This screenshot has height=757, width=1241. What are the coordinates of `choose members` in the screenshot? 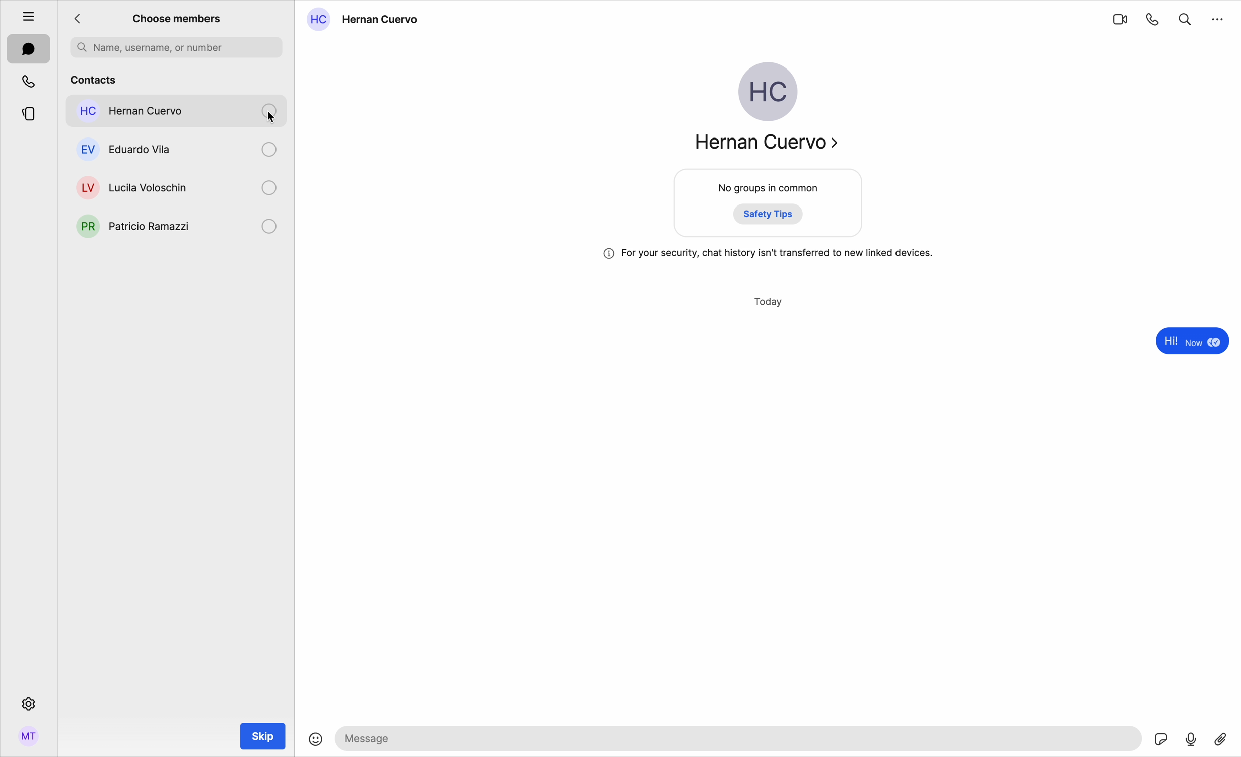 It's located at (177, 18).